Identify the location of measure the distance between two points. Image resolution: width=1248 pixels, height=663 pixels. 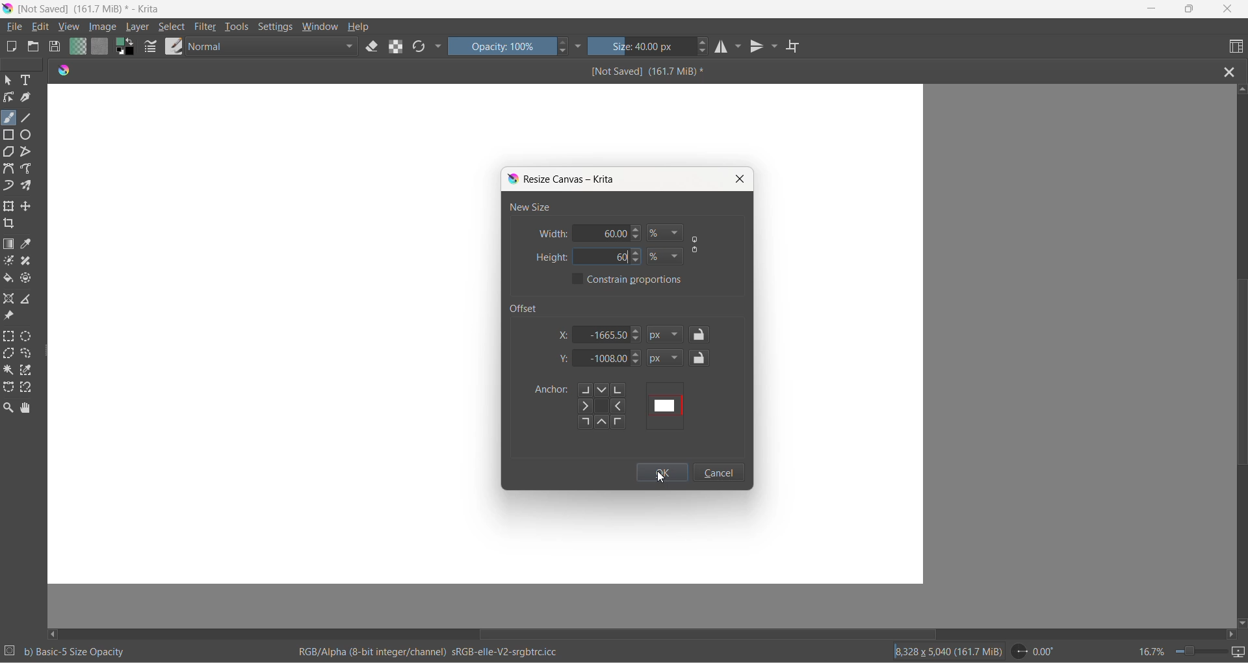
(30, 300).